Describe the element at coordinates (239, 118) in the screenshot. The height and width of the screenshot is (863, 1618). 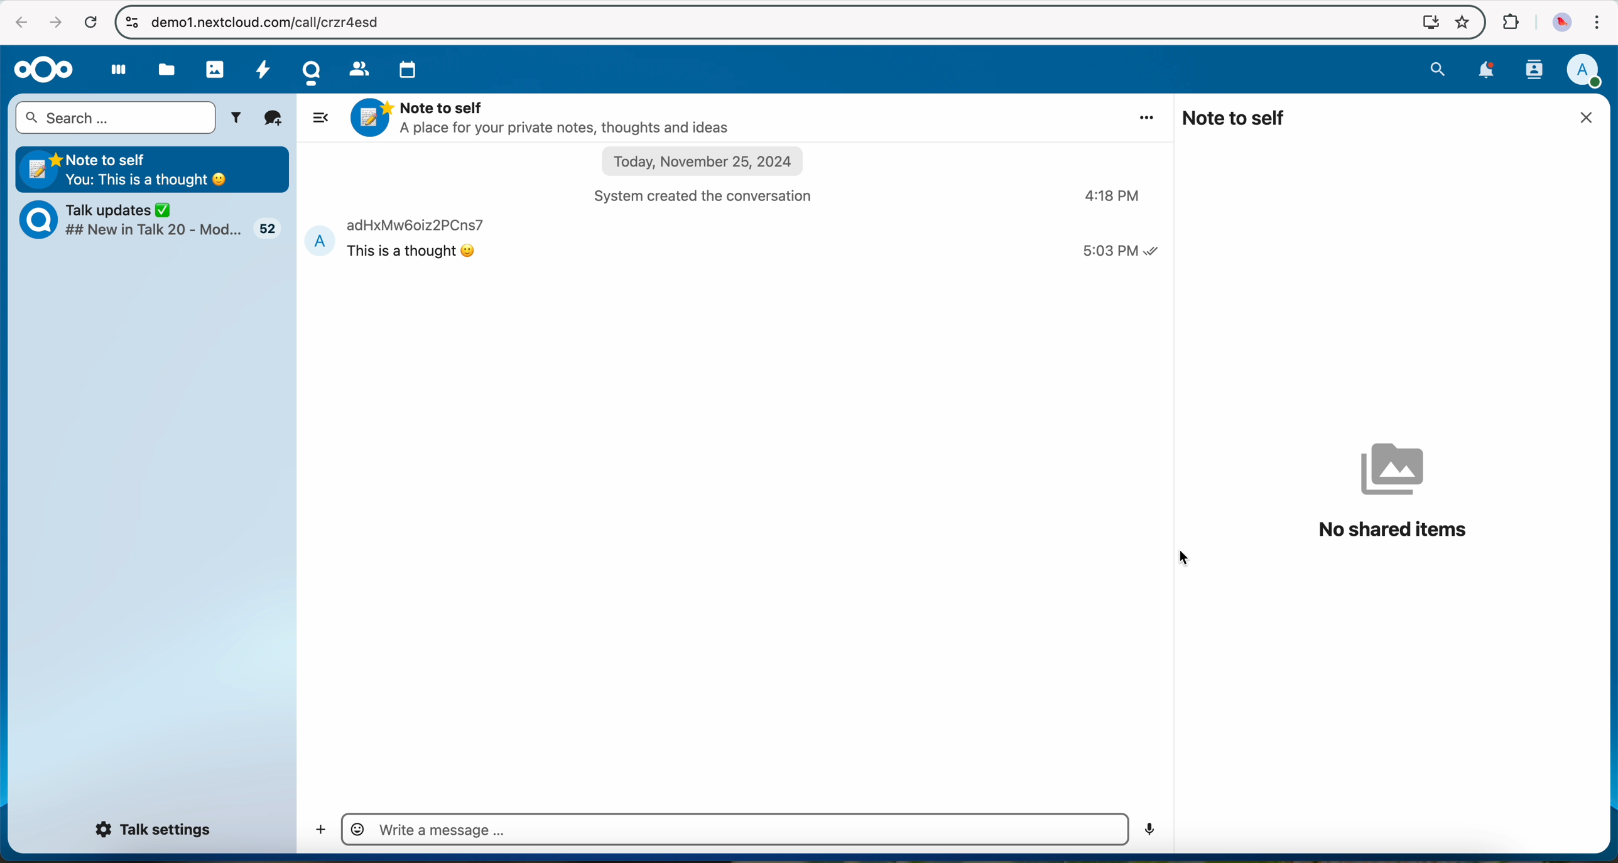
I see `filters` at that location.